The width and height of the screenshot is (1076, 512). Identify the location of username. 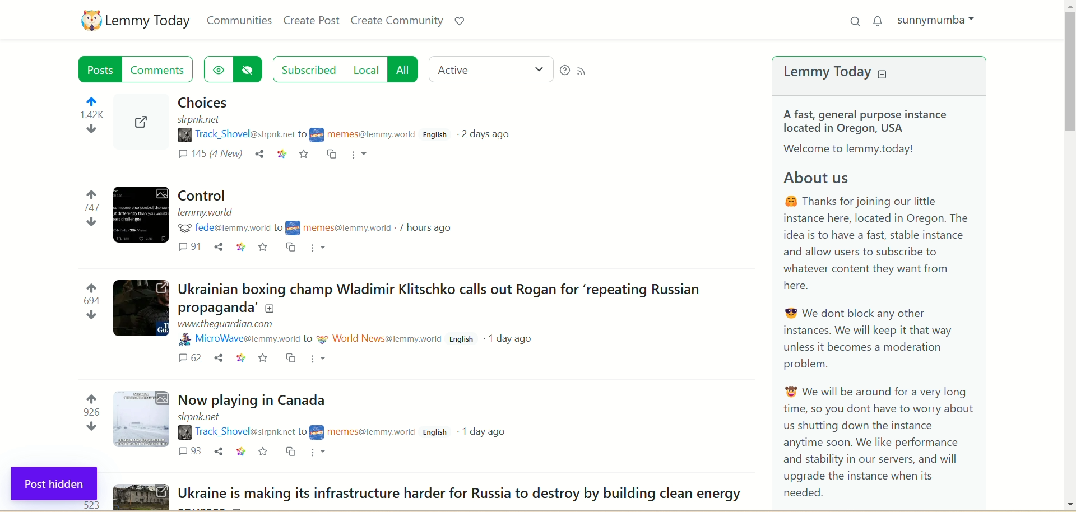
(227, 229).